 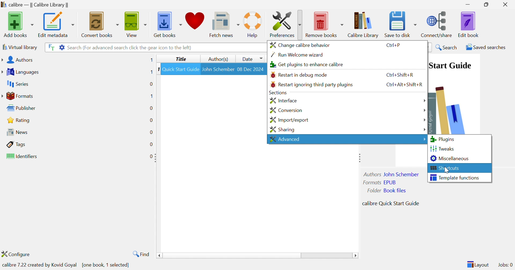 What do you see at coordinates (283, 100) in the screenshot?
I see `Interface` at bounding box center [283, 100].